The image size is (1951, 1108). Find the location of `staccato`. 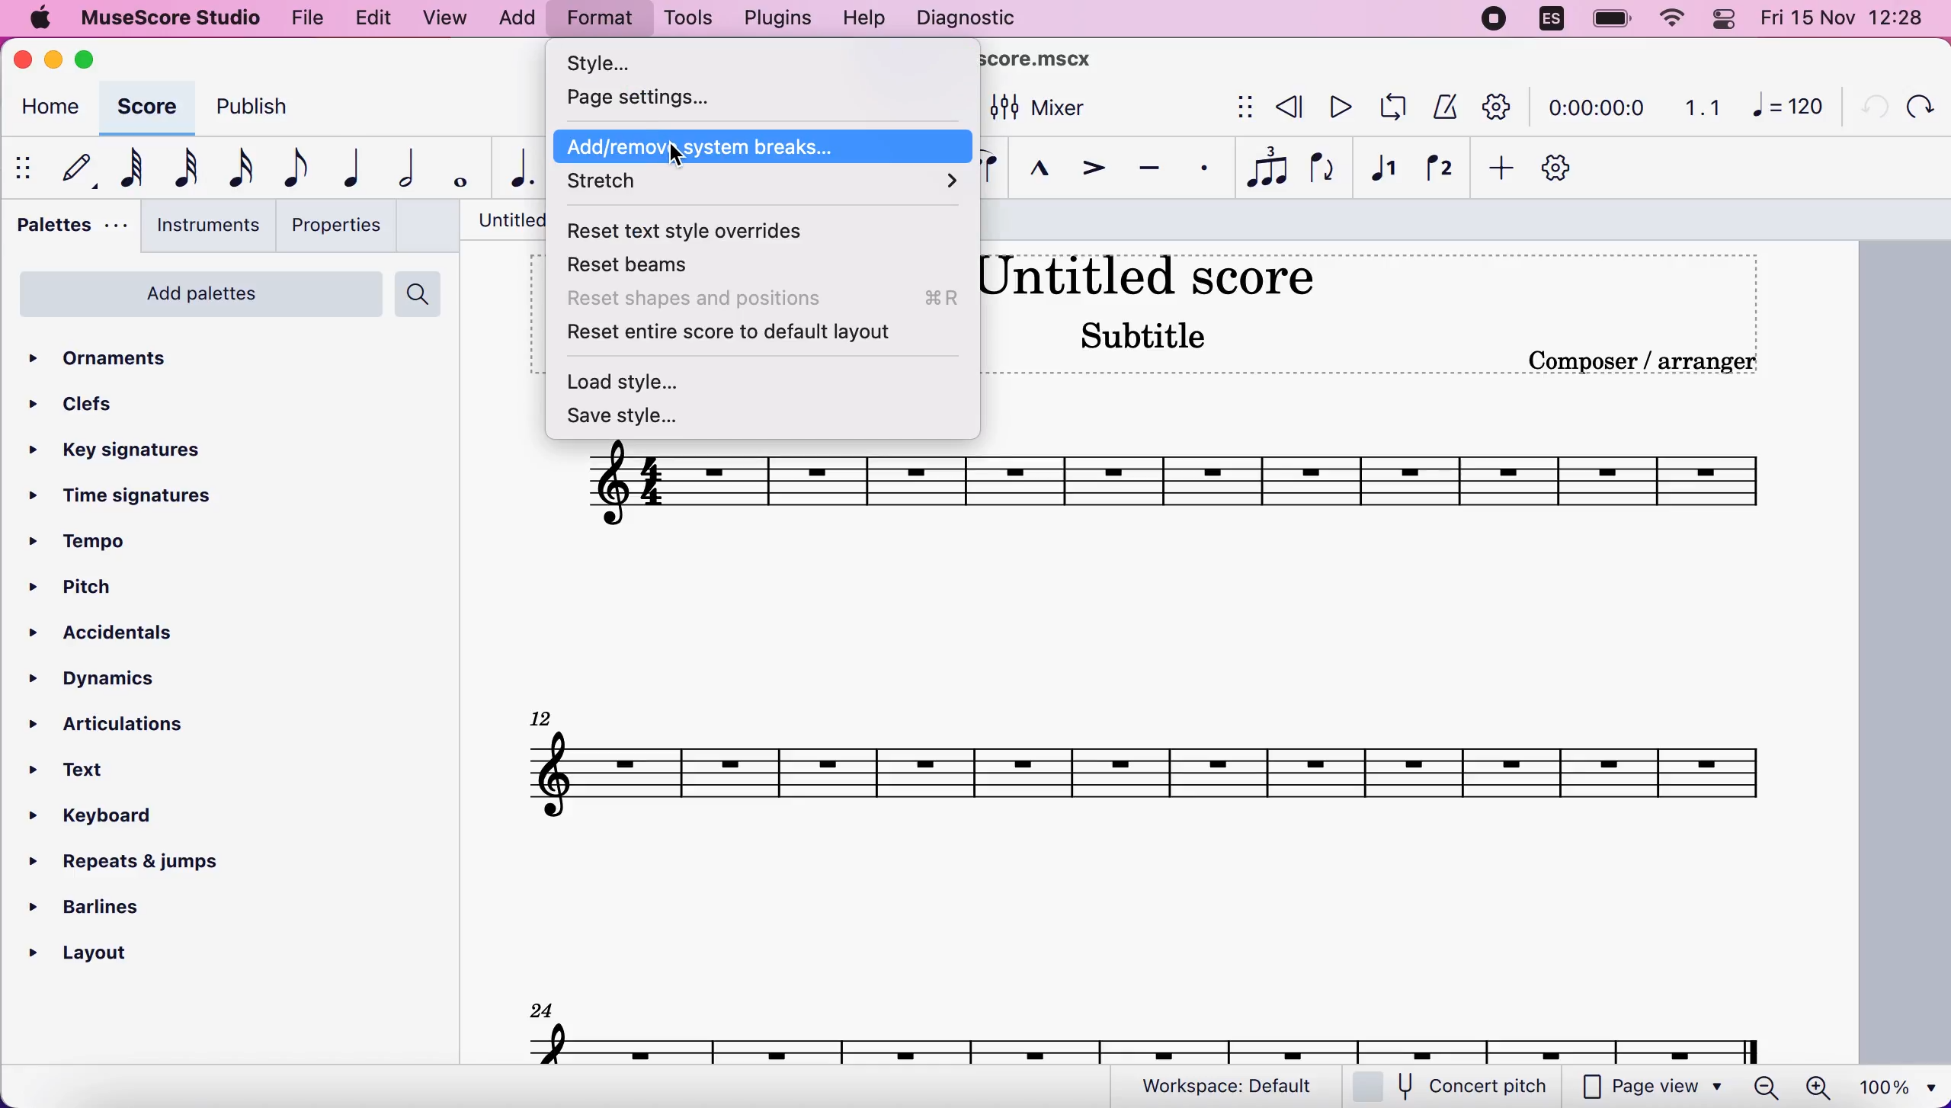

staccato is located at coordinates (1205, 168).